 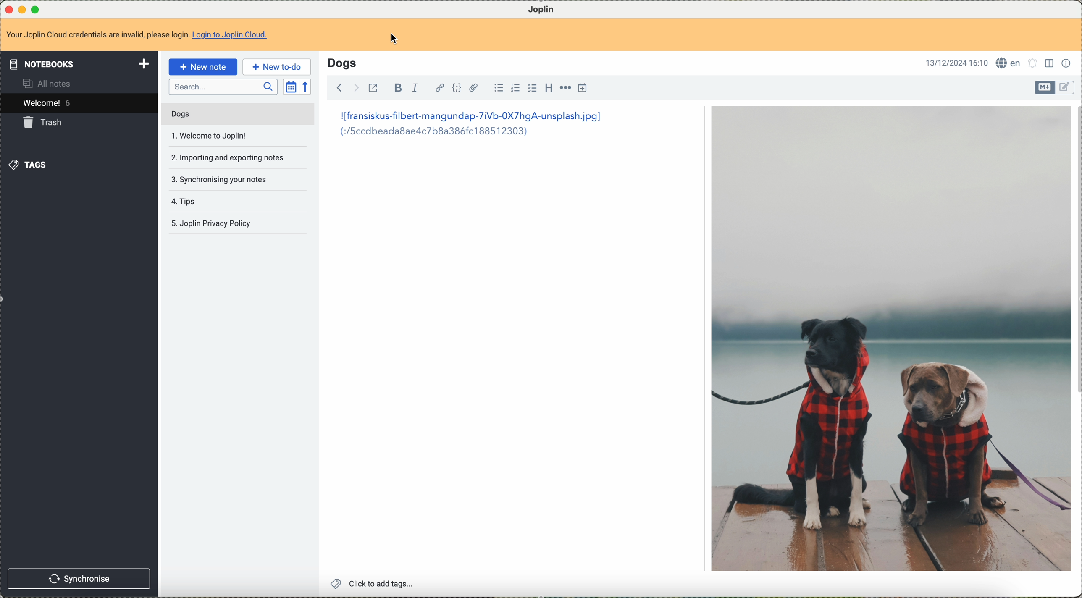 What do you see at coordinates (358, 87) in the screenshot?
I see `foward` at bounding box center [358, 87].